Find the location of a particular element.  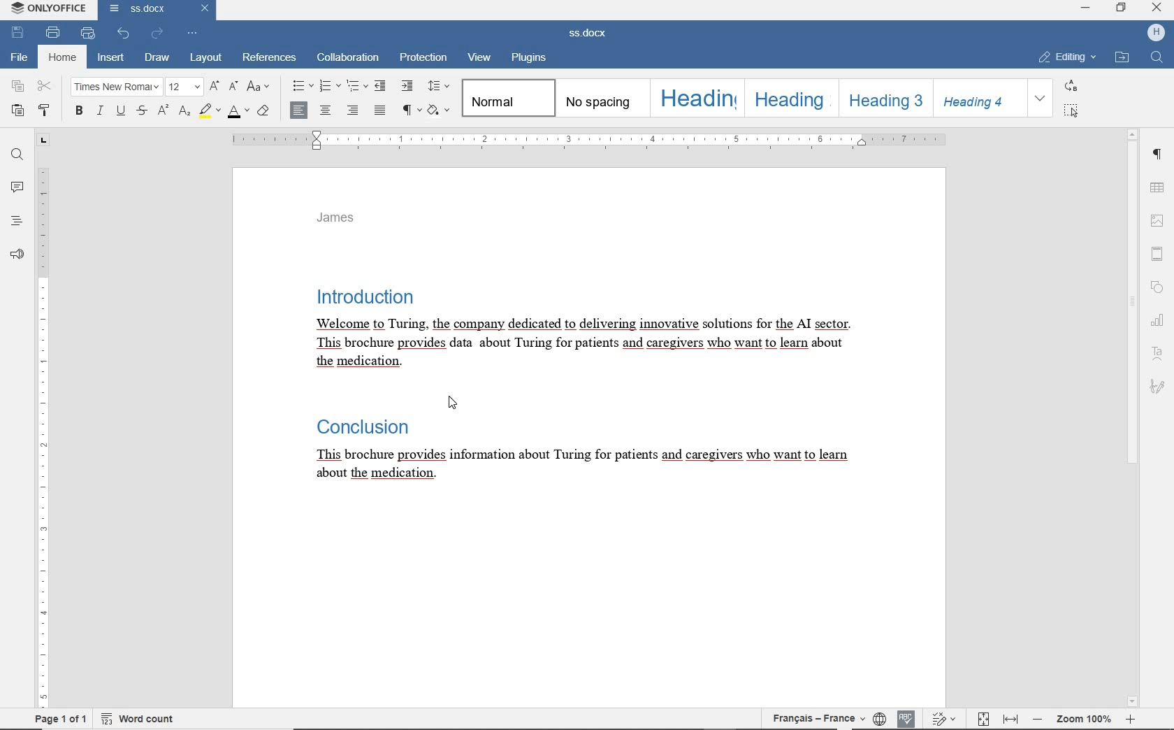

SET DOCUMENT LANGUAGE is located at coordinates (879, 719).